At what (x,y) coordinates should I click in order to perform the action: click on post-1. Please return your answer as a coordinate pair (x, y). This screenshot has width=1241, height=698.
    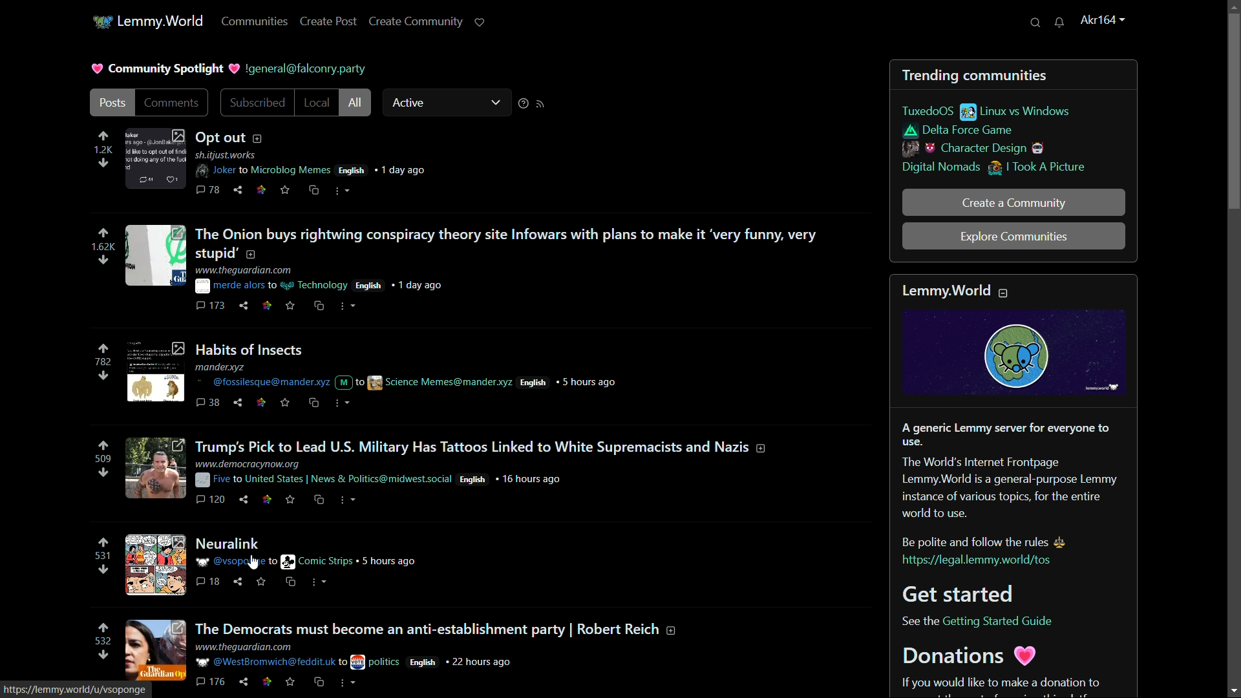
    Looking at the image, I should click on (312, 152).